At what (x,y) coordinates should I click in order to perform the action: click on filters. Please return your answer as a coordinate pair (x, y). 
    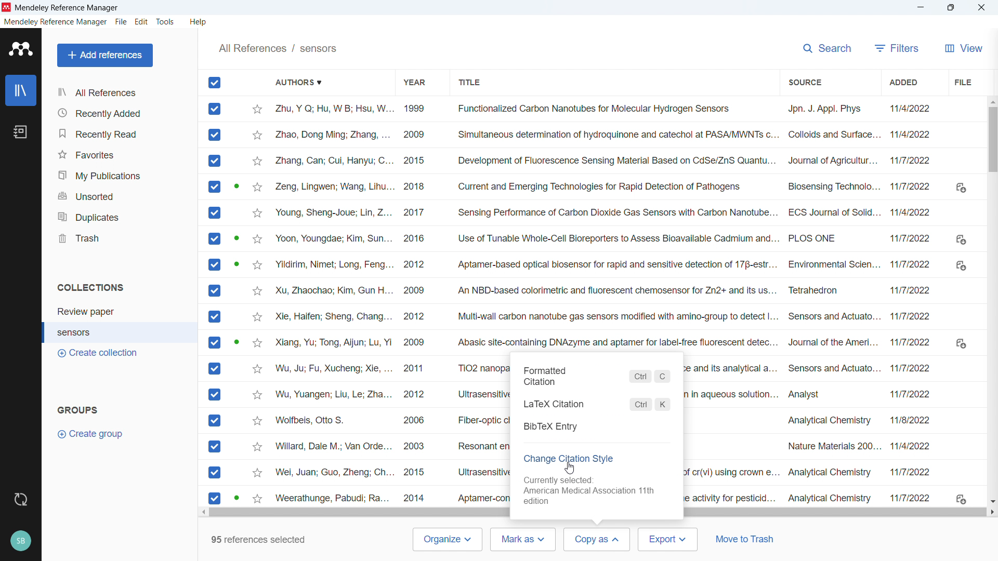
    Looking at the image, I should click on (897, 48).